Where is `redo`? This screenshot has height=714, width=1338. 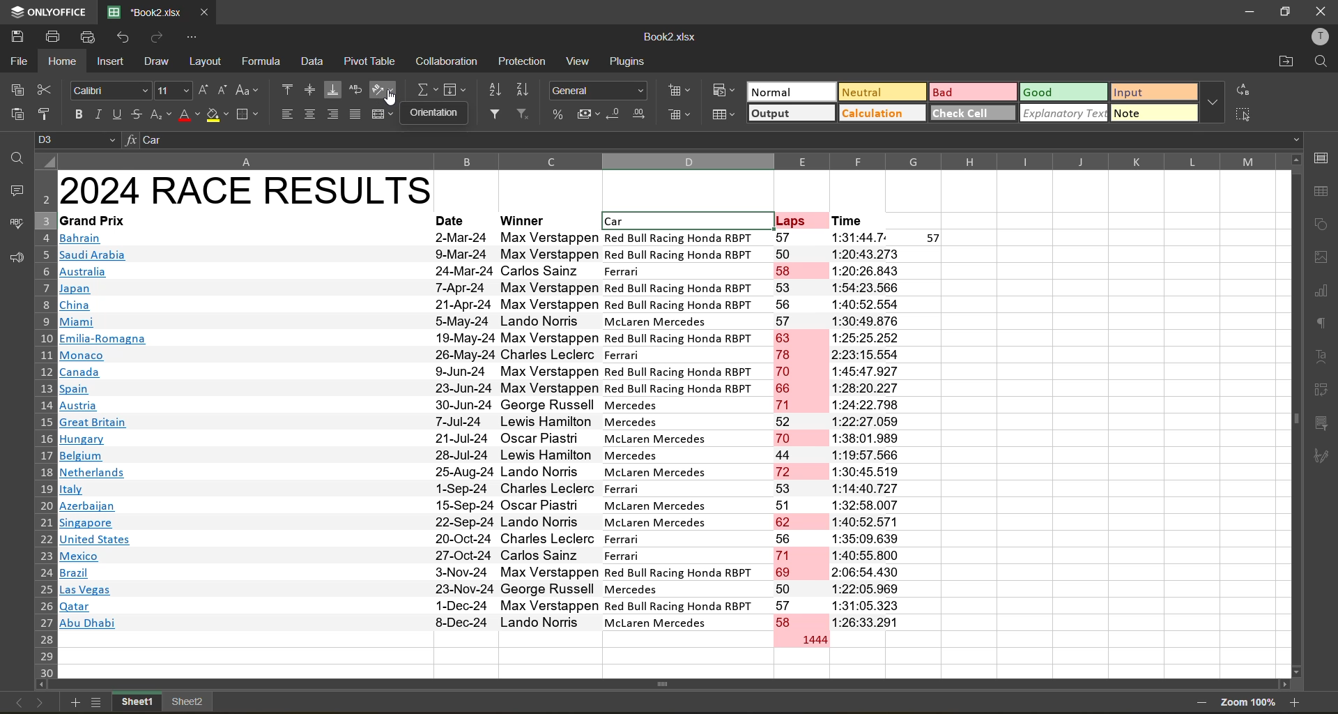
redo is located at coordinates (156, 37).